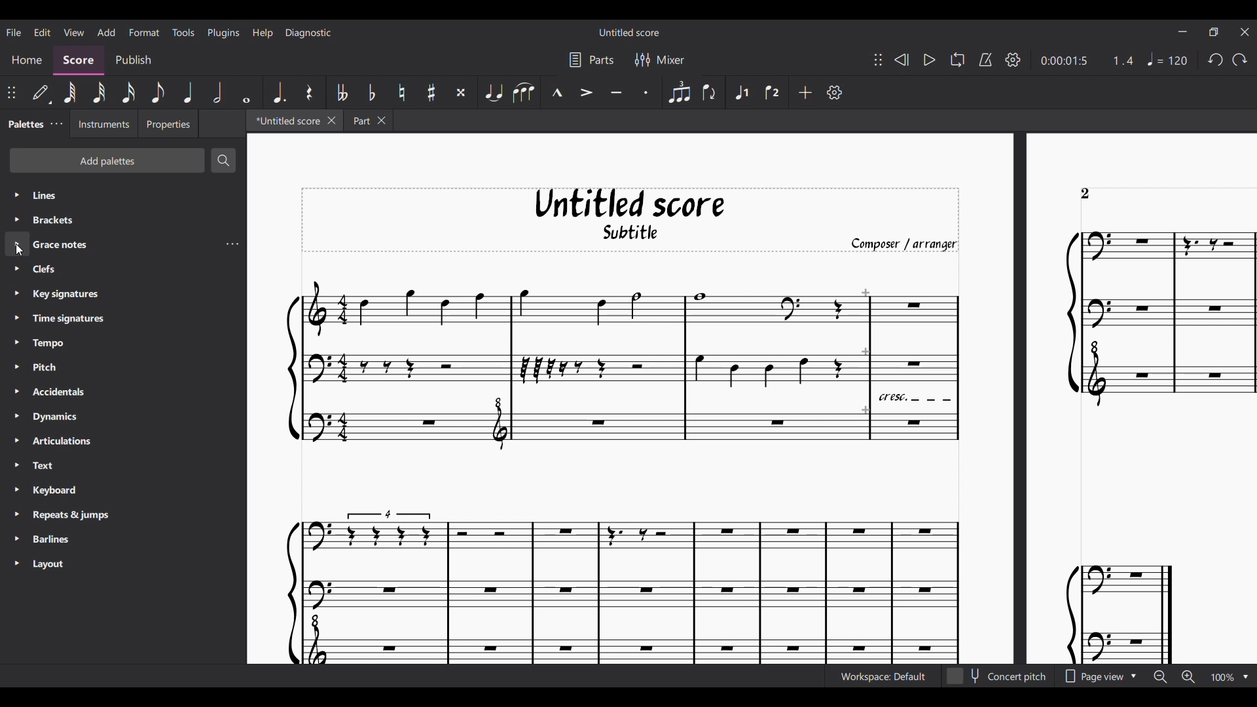 Image resolution: width=1257 pixels, height=707 pixels. I want to click on Toggle for Concert pitch, so click(998, 676).